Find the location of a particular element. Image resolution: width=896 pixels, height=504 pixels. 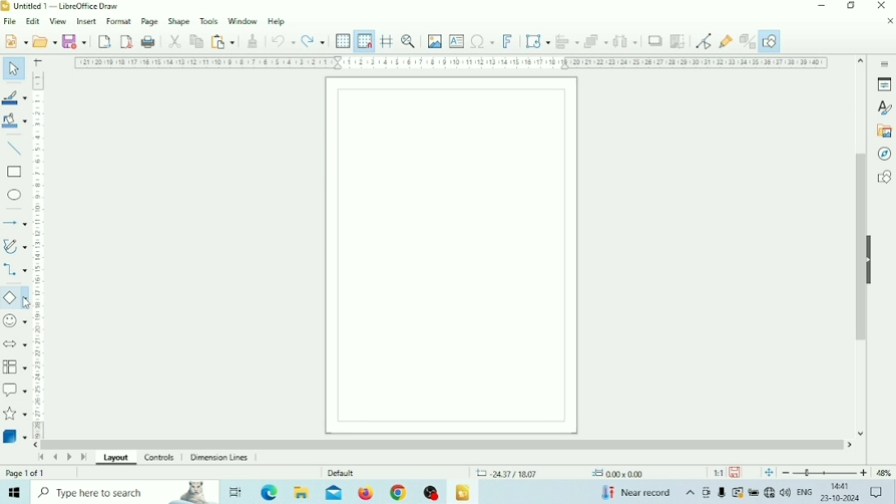

Vertical scale is located at coordinates (38, 254).